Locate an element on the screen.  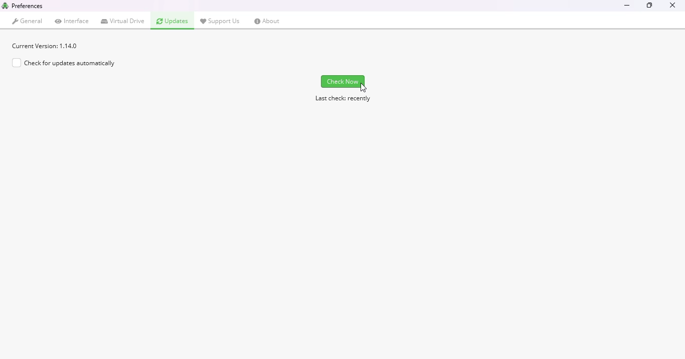
Current version: 1. 14.0 is located at coordinates (45, 46).